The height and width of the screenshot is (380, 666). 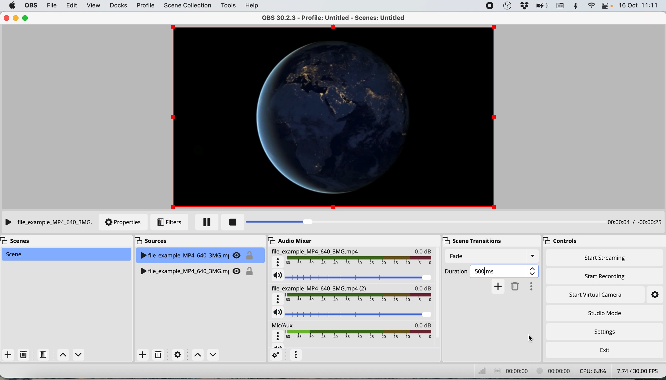 What do you see at coordinates (118, 6) in the screenshot?
I see `docks` at bounding box center [118, 6].